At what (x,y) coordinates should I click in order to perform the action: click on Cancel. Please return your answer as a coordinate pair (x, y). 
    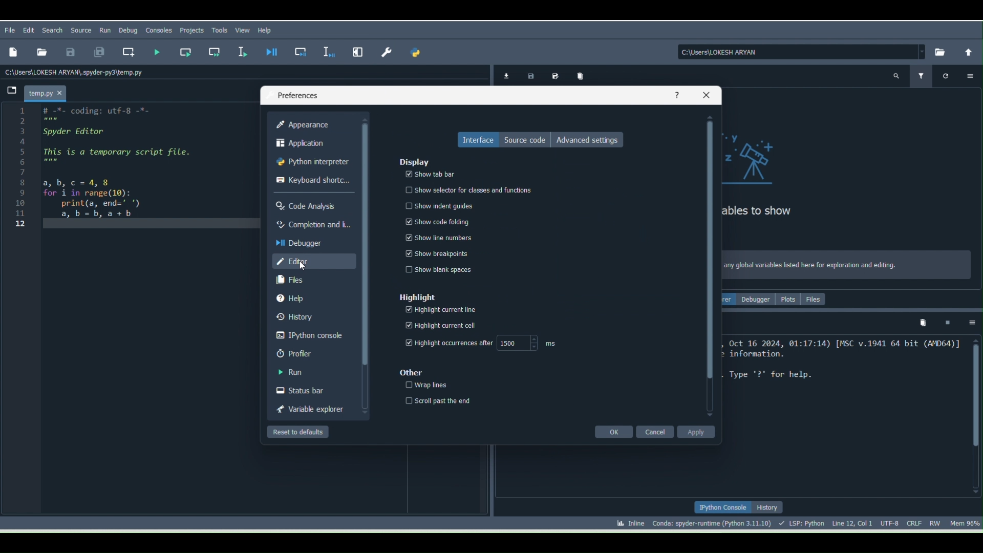
    Looking at the image, I should click on (654, 429).